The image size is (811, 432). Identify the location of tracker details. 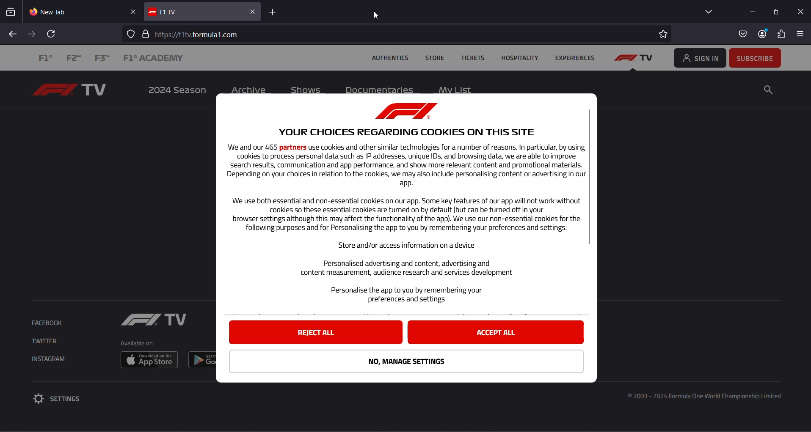
(132, 33).